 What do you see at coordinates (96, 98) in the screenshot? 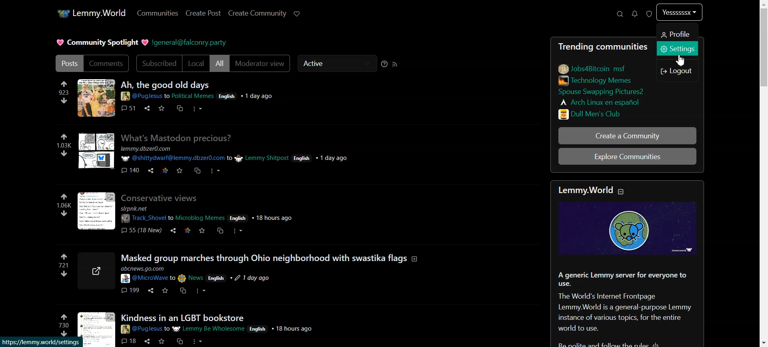
I see `image` at bounding box center [96, 98].